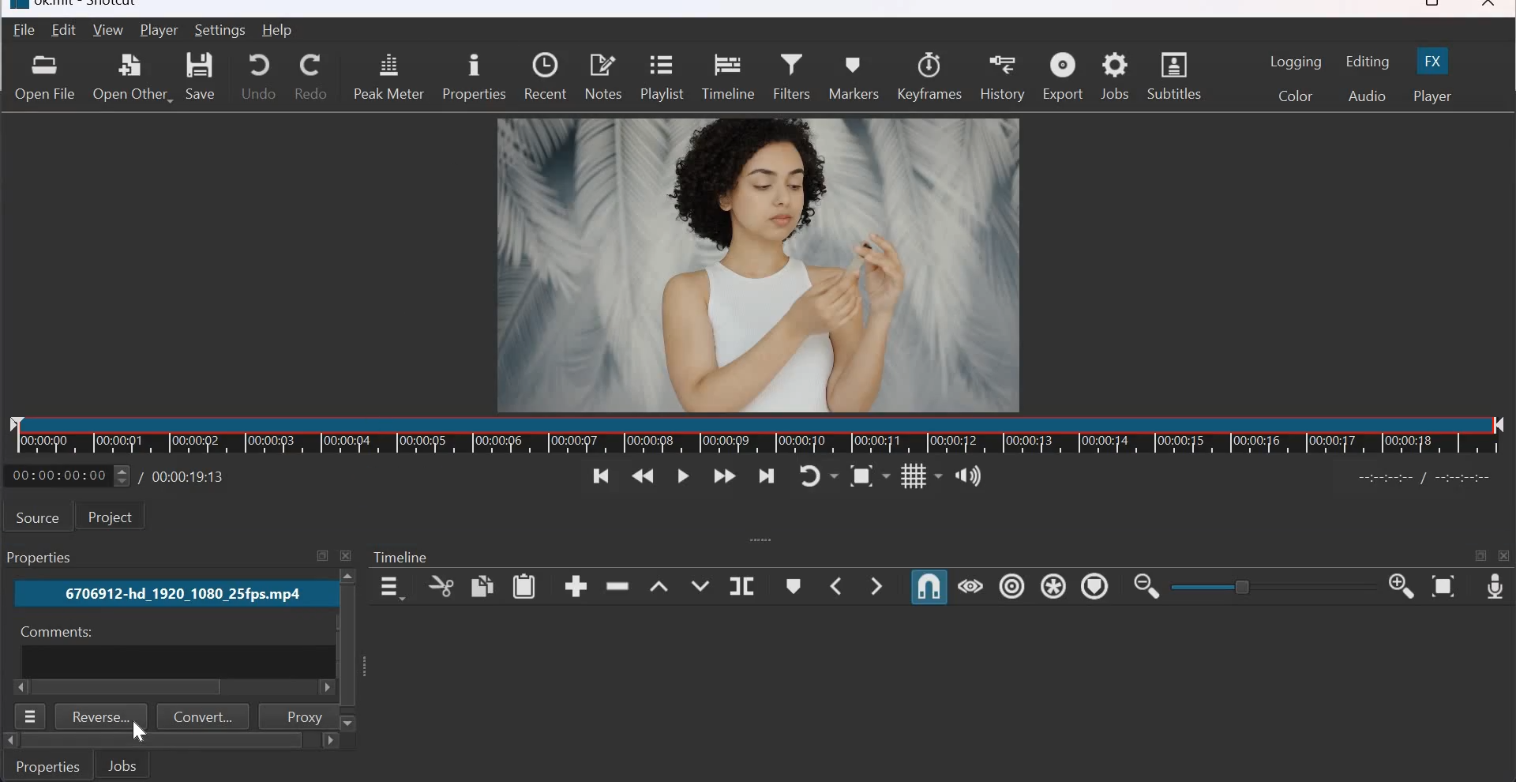  What do you see at coordinates (54, 632) in the screenshot?
I see `comments:` at bounding box center [54, 632].